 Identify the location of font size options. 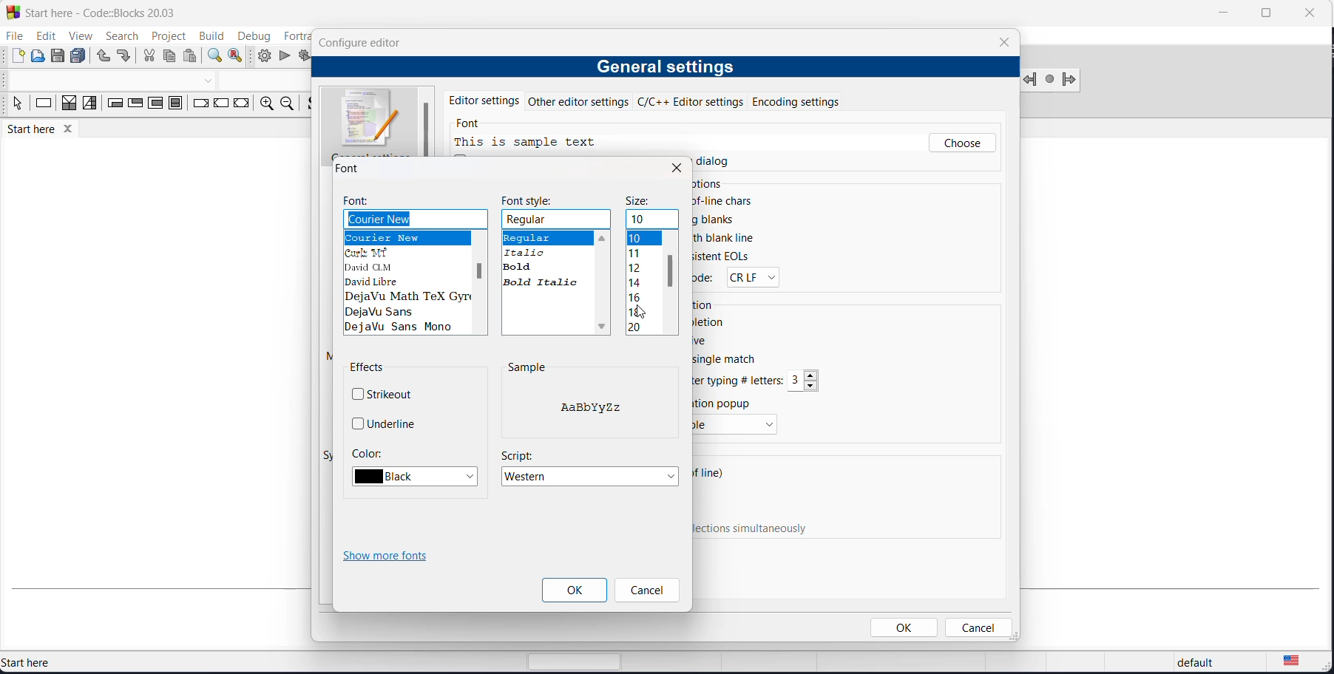
(643, 282).